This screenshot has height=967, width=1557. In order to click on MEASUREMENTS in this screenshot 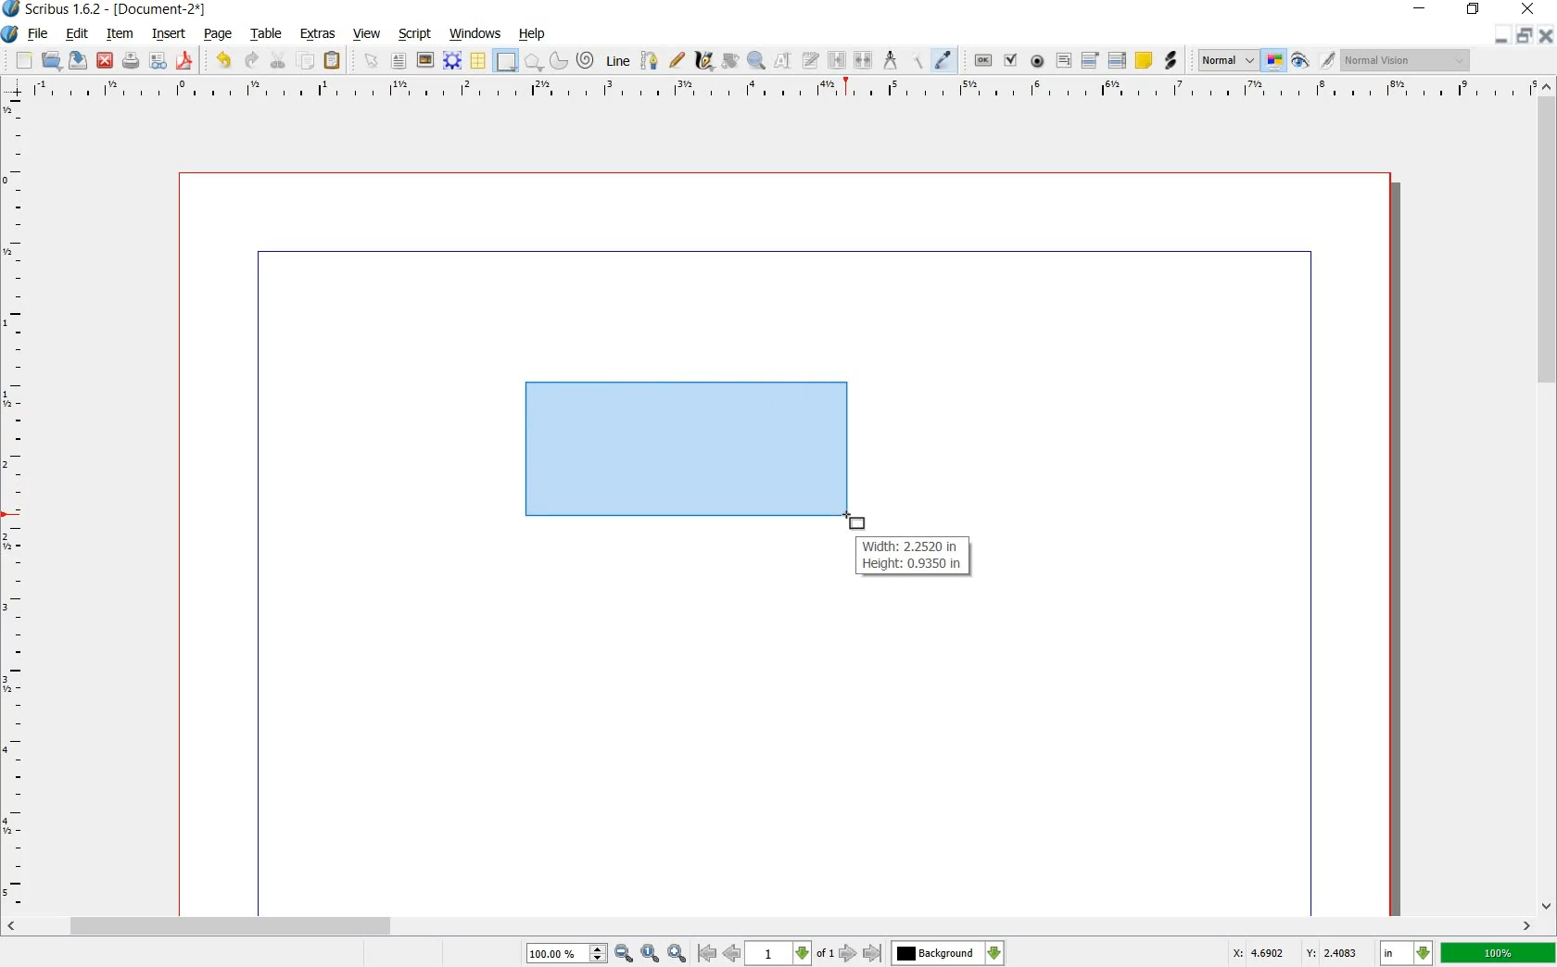, I will do `click(890, 60)`.